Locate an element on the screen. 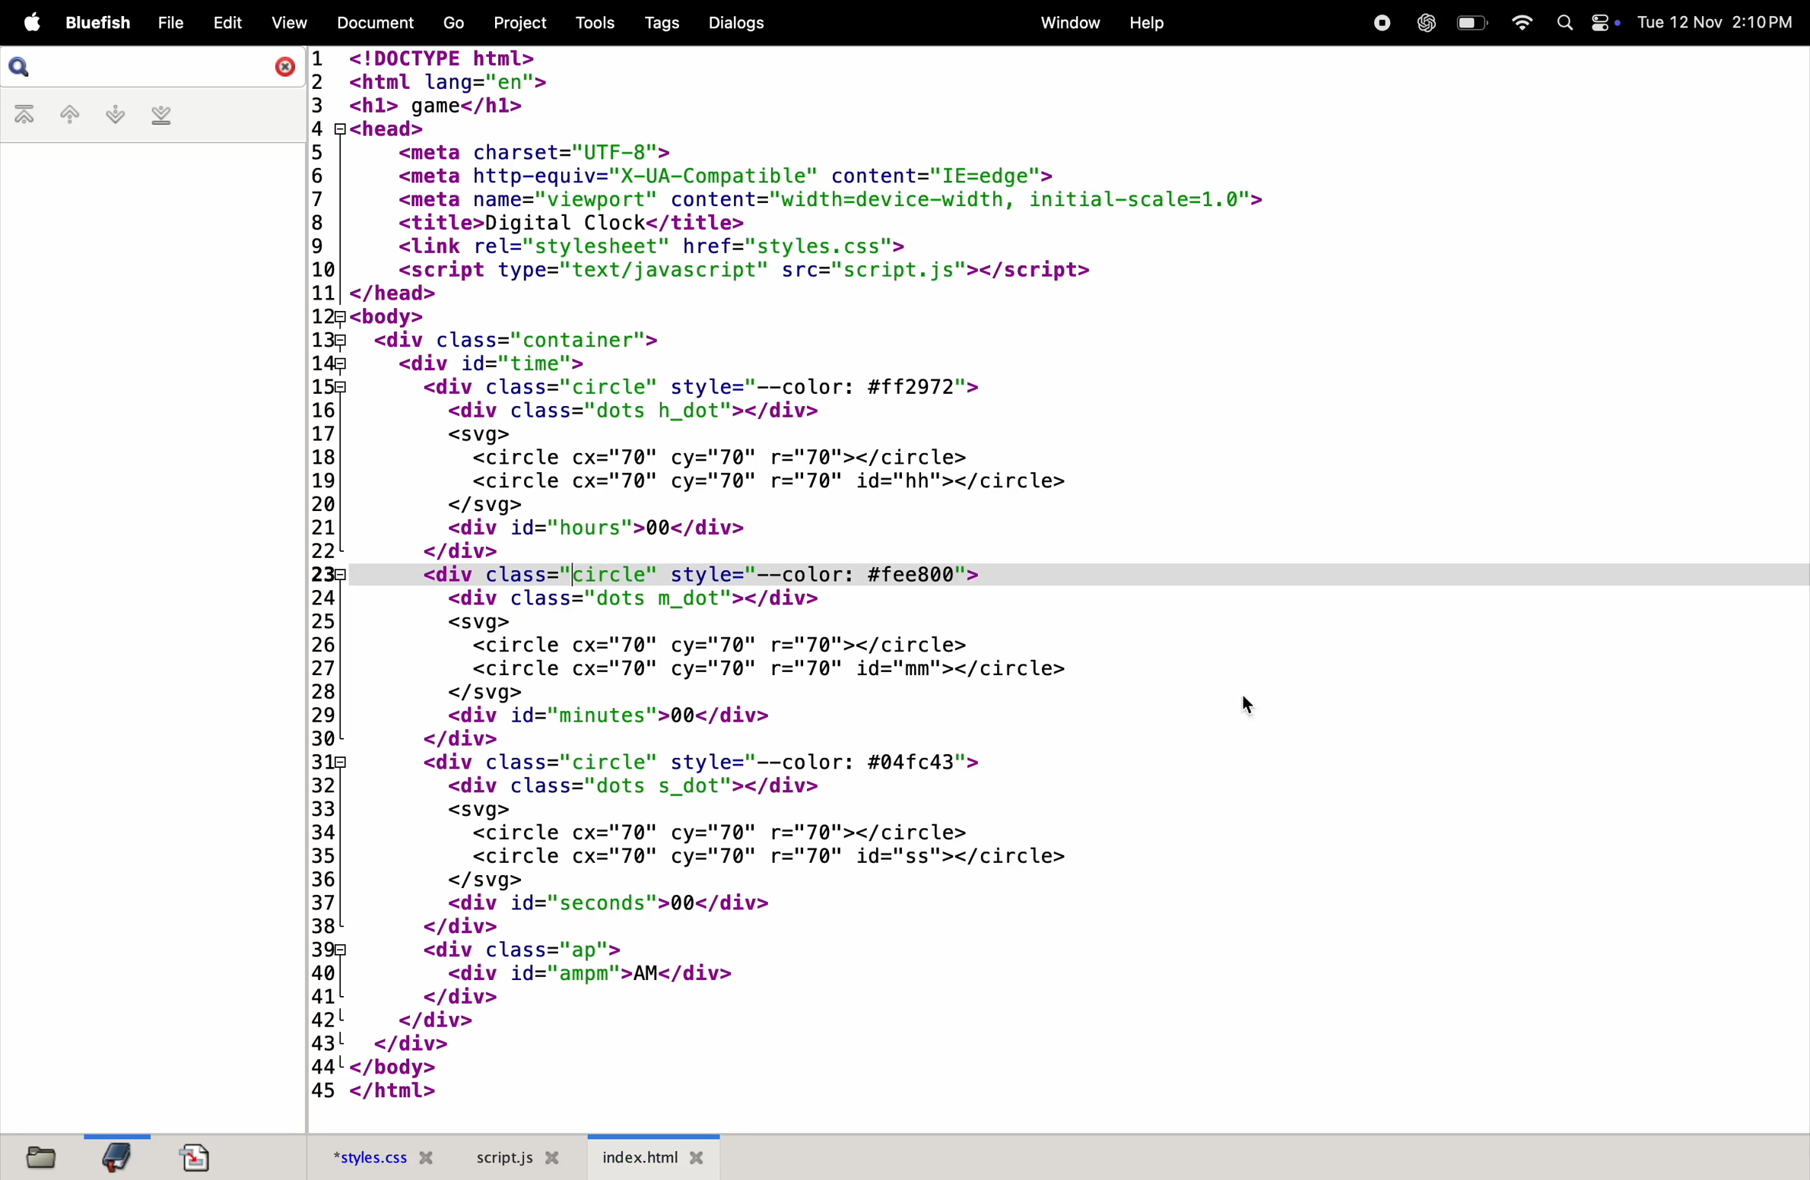 The height and width of the screenshot is (1180, 1810). files is located at coordinates (39, 1155).